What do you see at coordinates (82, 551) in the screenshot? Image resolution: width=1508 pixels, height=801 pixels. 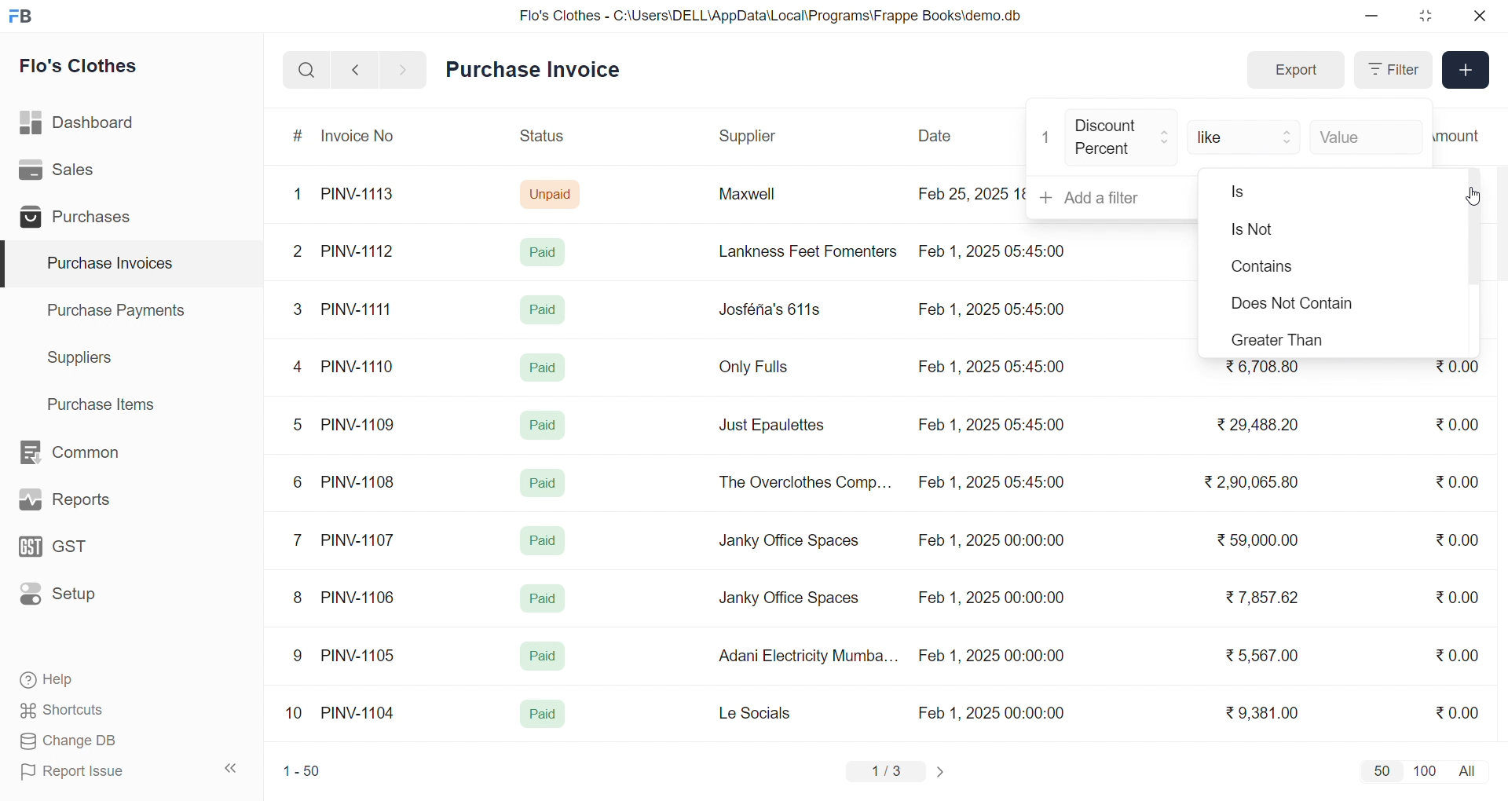 I see `GST` at bounding box center [82, 551].